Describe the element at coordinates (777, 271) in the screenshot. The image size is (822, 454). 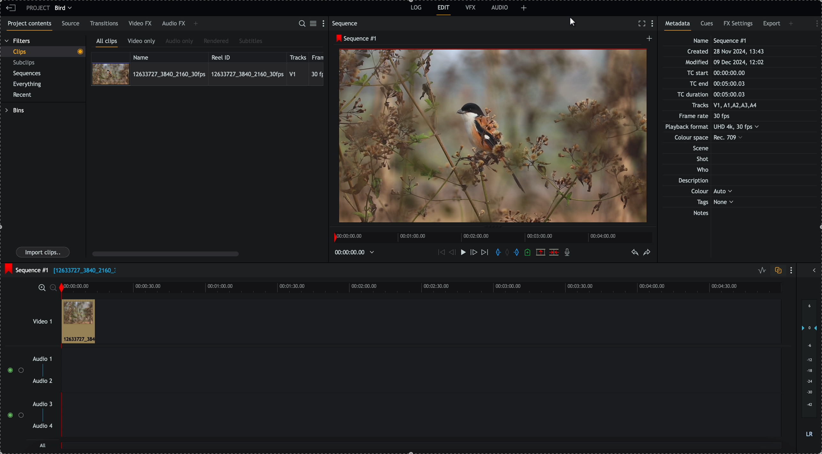
I see `toggle auto track sync` at that location.